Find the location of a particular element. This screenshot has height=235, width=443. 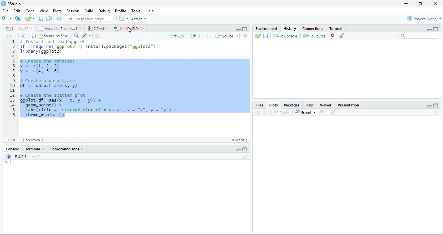

Remove current plot is located at coordinates (323, 112).